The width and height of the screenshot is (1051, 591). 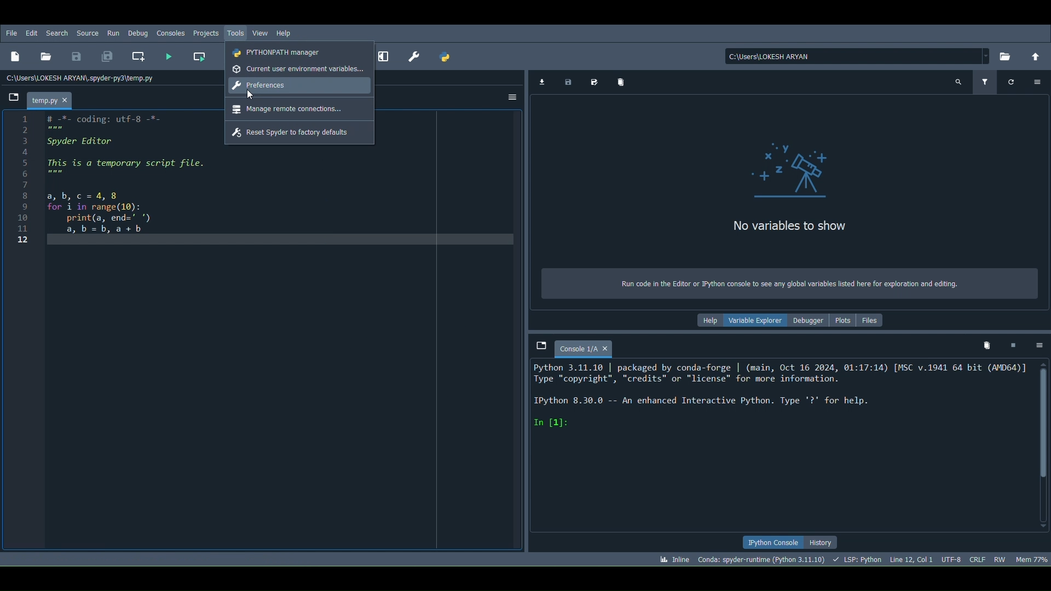 I want to click on PYTHONPATH manager, so click(x=445, y=57).